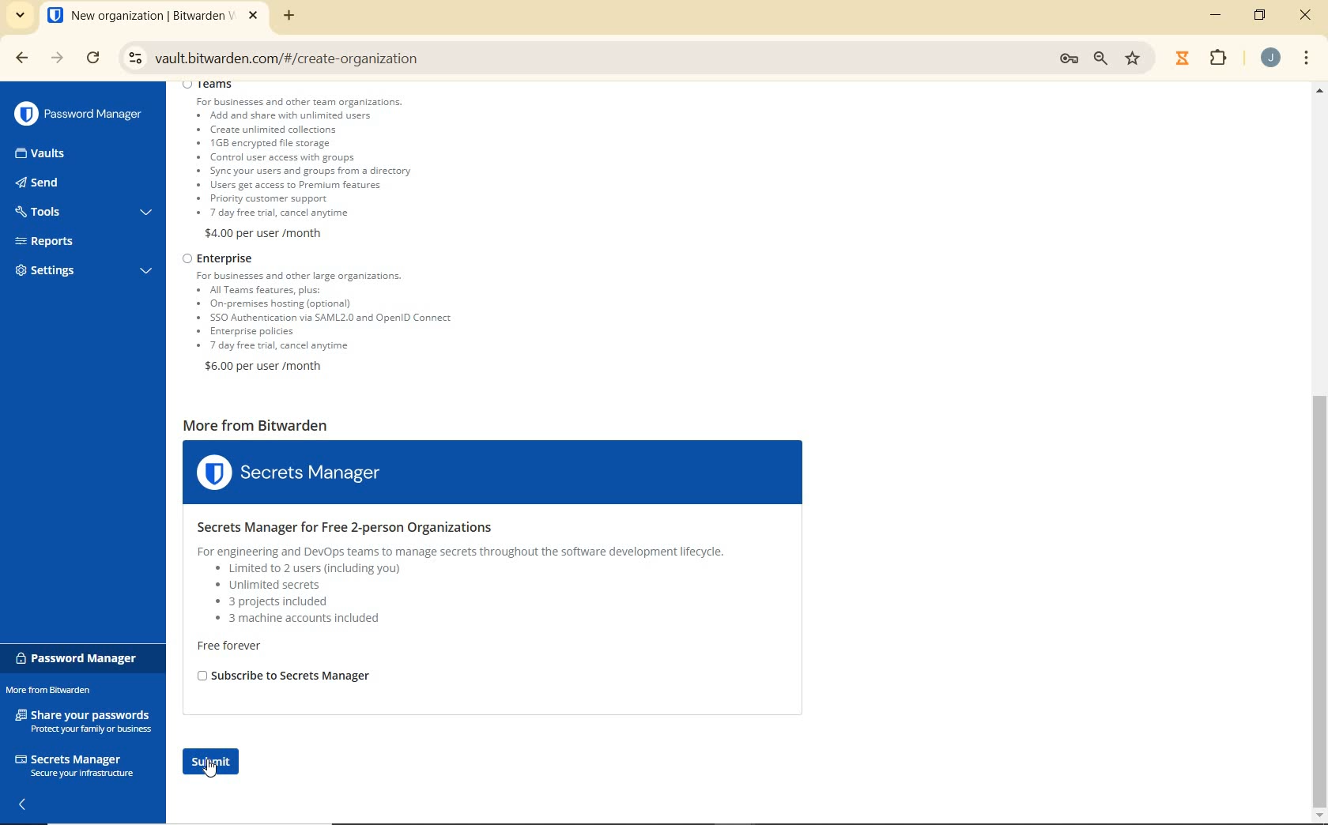  Describe the element at coordinates (14, 58) in the screenshot. I see `BACK` at that location.